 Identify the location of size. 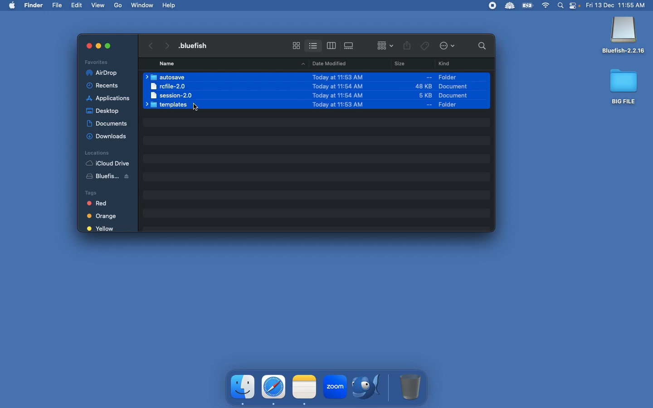
(410, 91).